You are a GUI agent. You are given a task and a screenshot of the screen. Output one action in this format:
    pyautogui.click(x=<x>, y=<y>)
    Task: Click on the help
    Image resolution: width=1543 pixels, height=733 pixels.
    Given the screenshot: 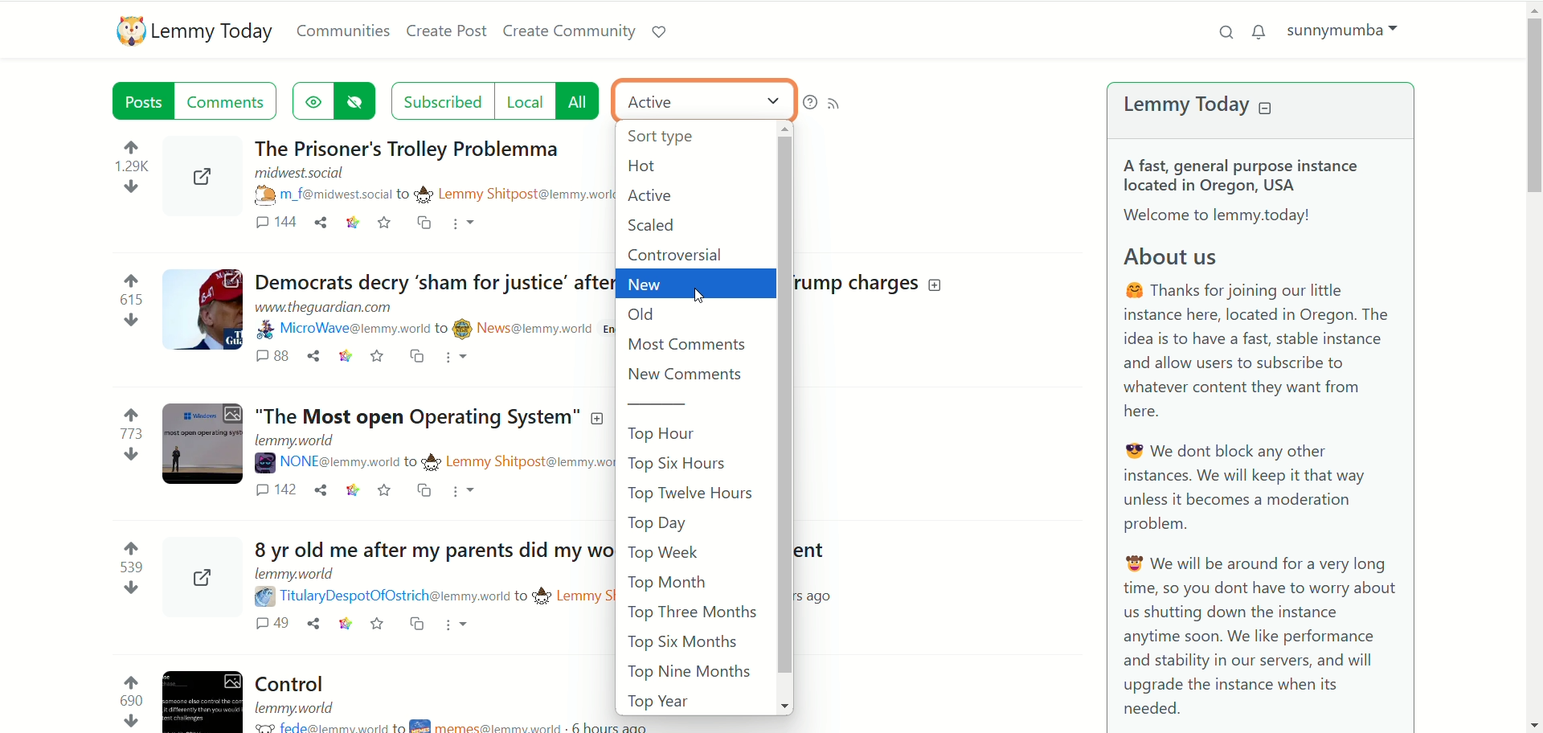 What is the action you would take?
    pyautogui.click(x=807, y=102)
    